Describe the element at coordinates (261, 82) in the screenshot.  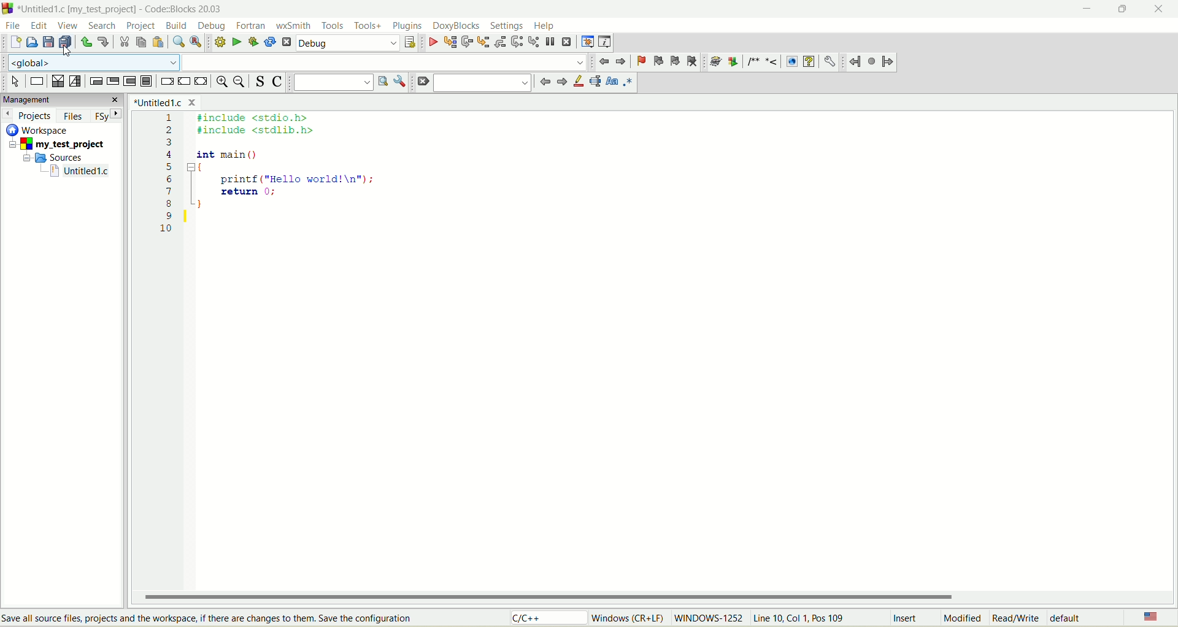
I see `toggle search` at that location.